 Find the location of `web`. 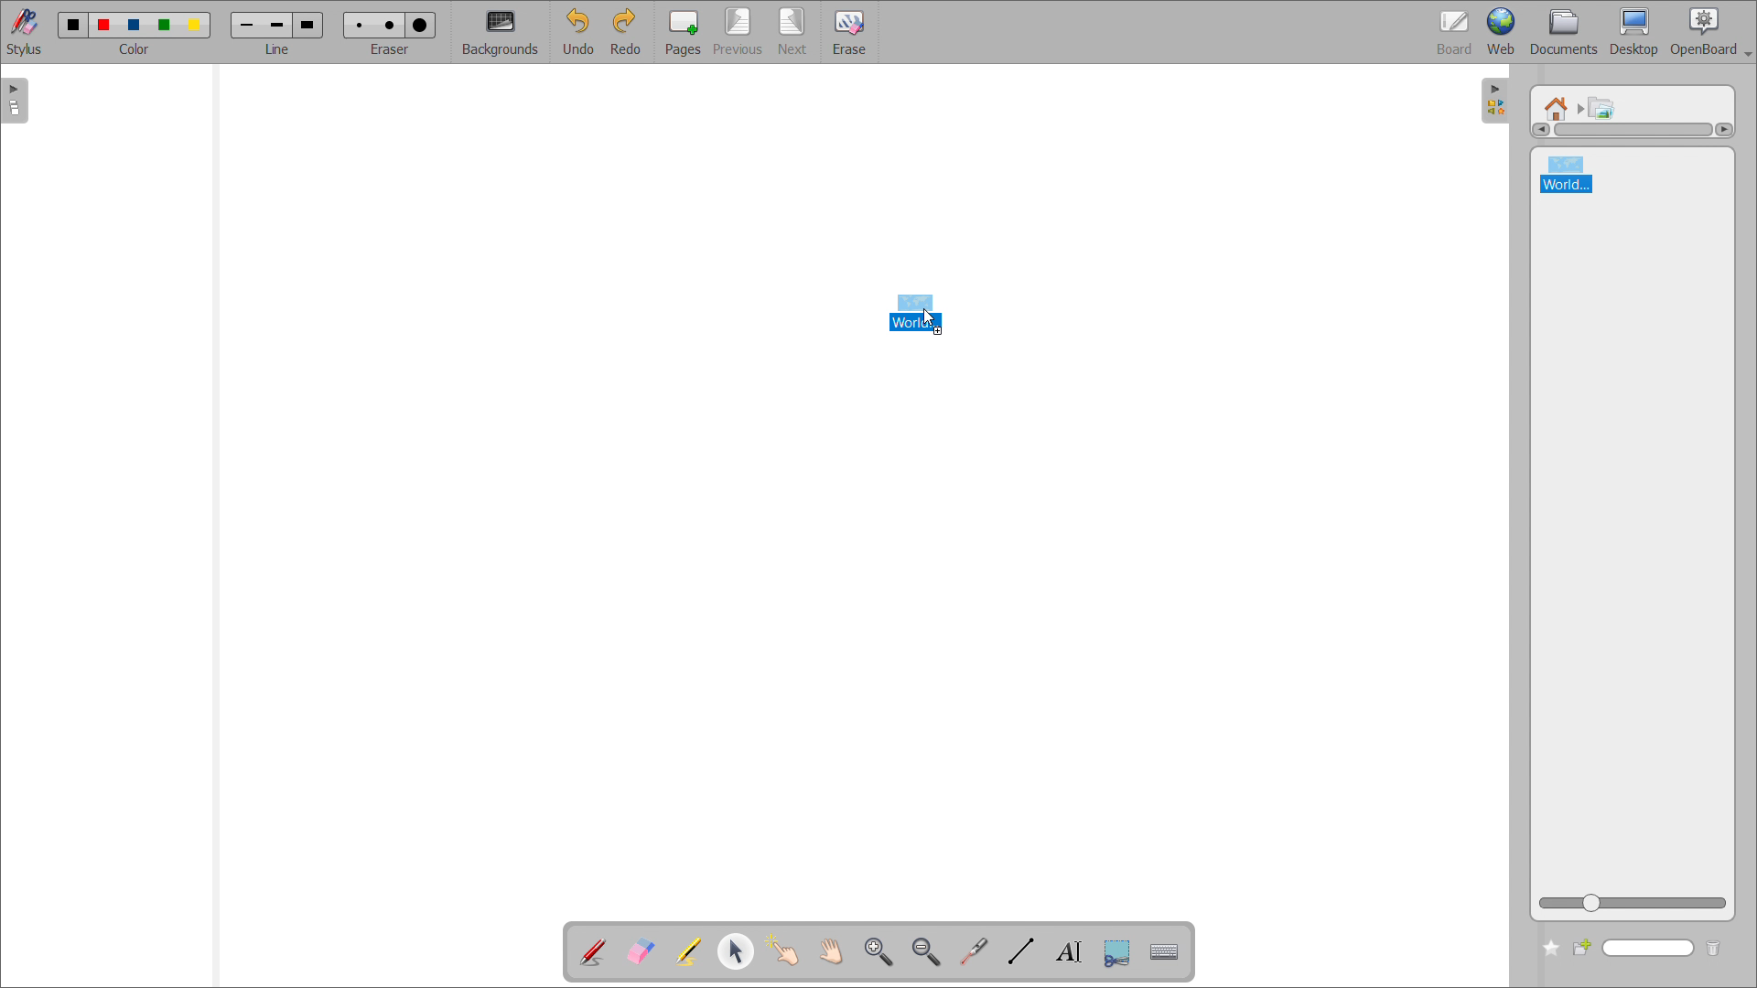

web is located at coordinates (1503, 32).